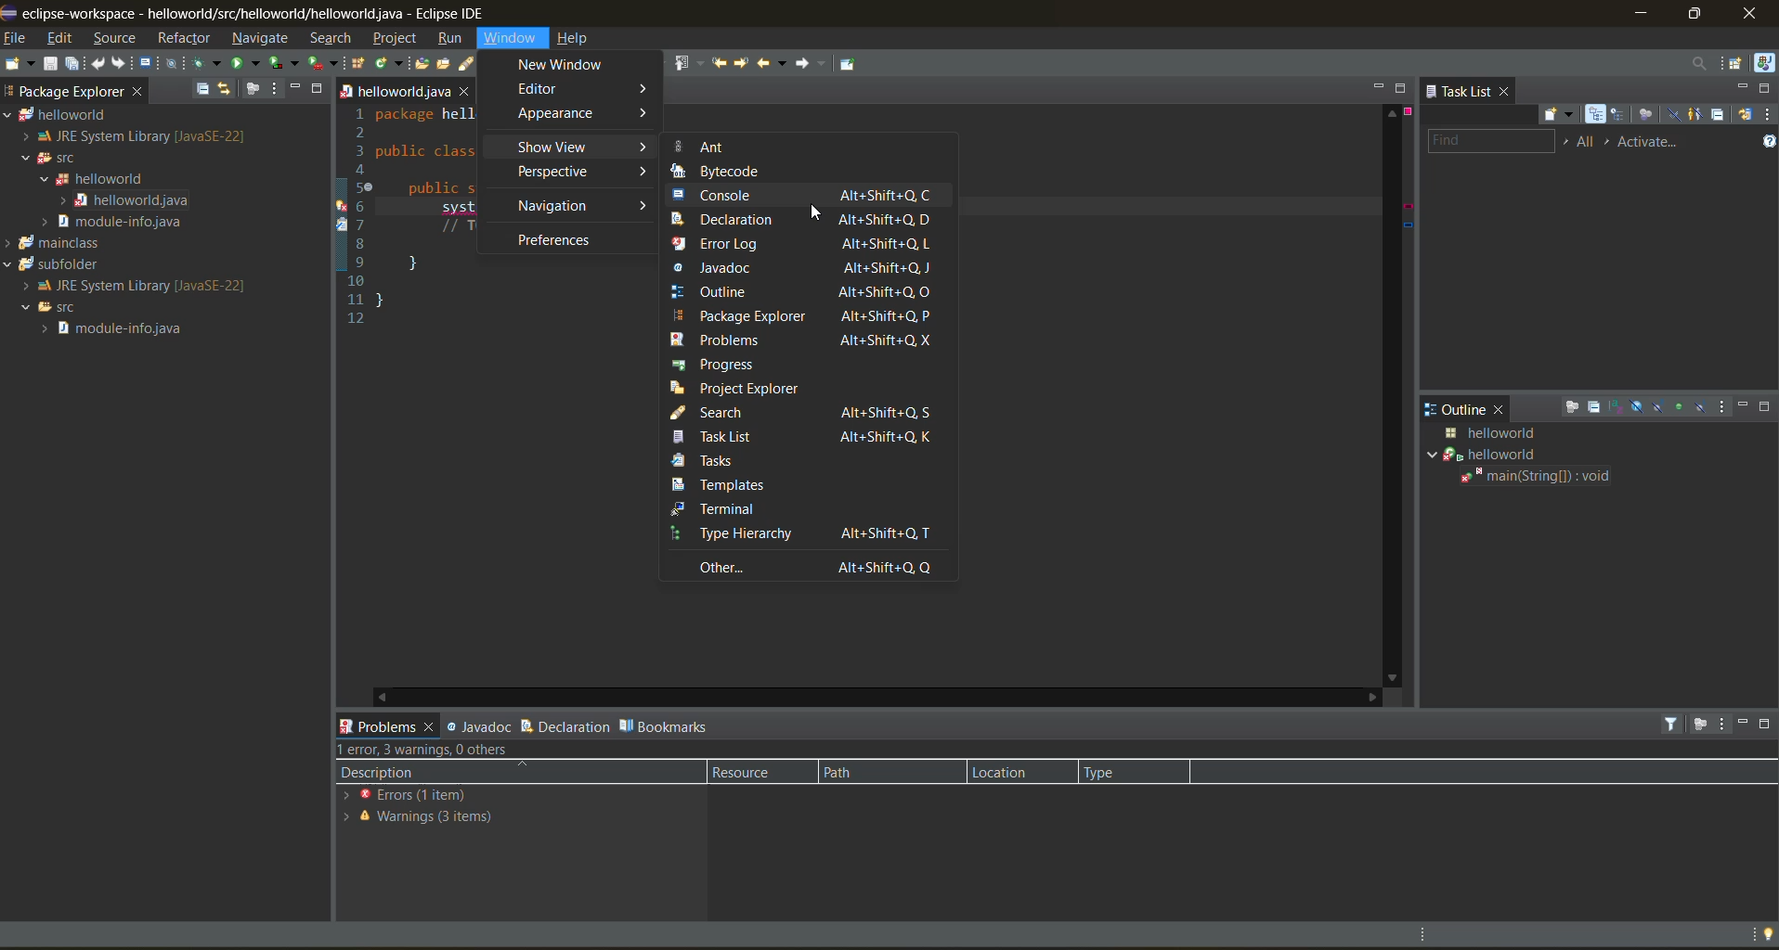  What do you see at coordinates (1596, 404) in the screenshot?
I see `collapse all` at bounding box center [1596, 404].